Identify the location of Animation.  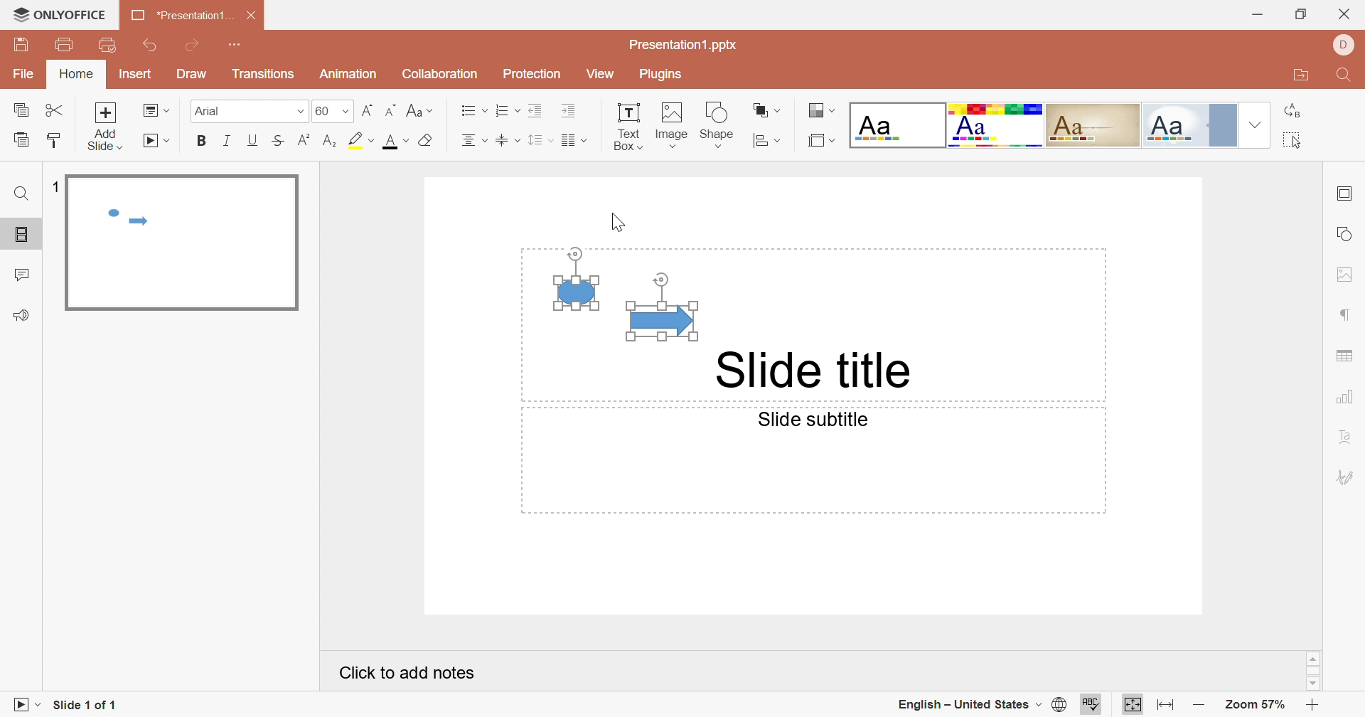
(349, 75).